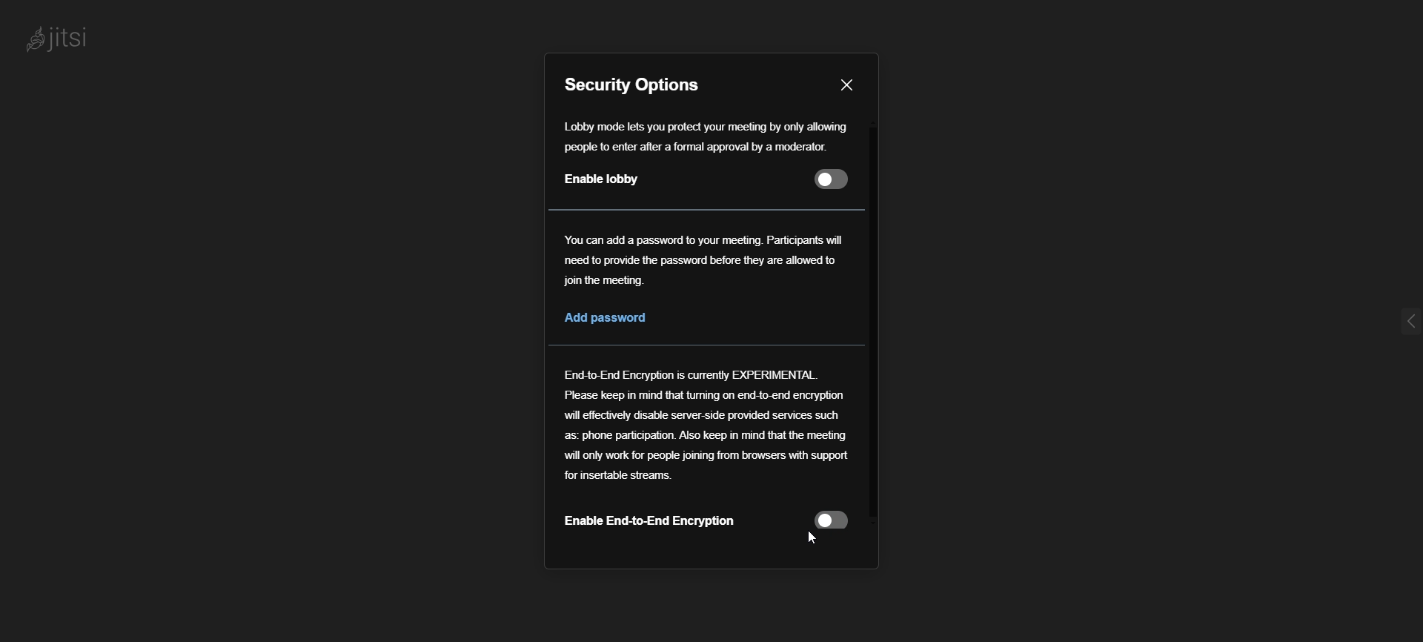 The height and width of the screenshot is (642, 1423). What do you see at coordinates (709, 258) in the screenshot?
I see `You can add a password to your meeting. Participants will
need to provide the password before they are allowed to
join the meeting.` at bounding box center [709, 258].